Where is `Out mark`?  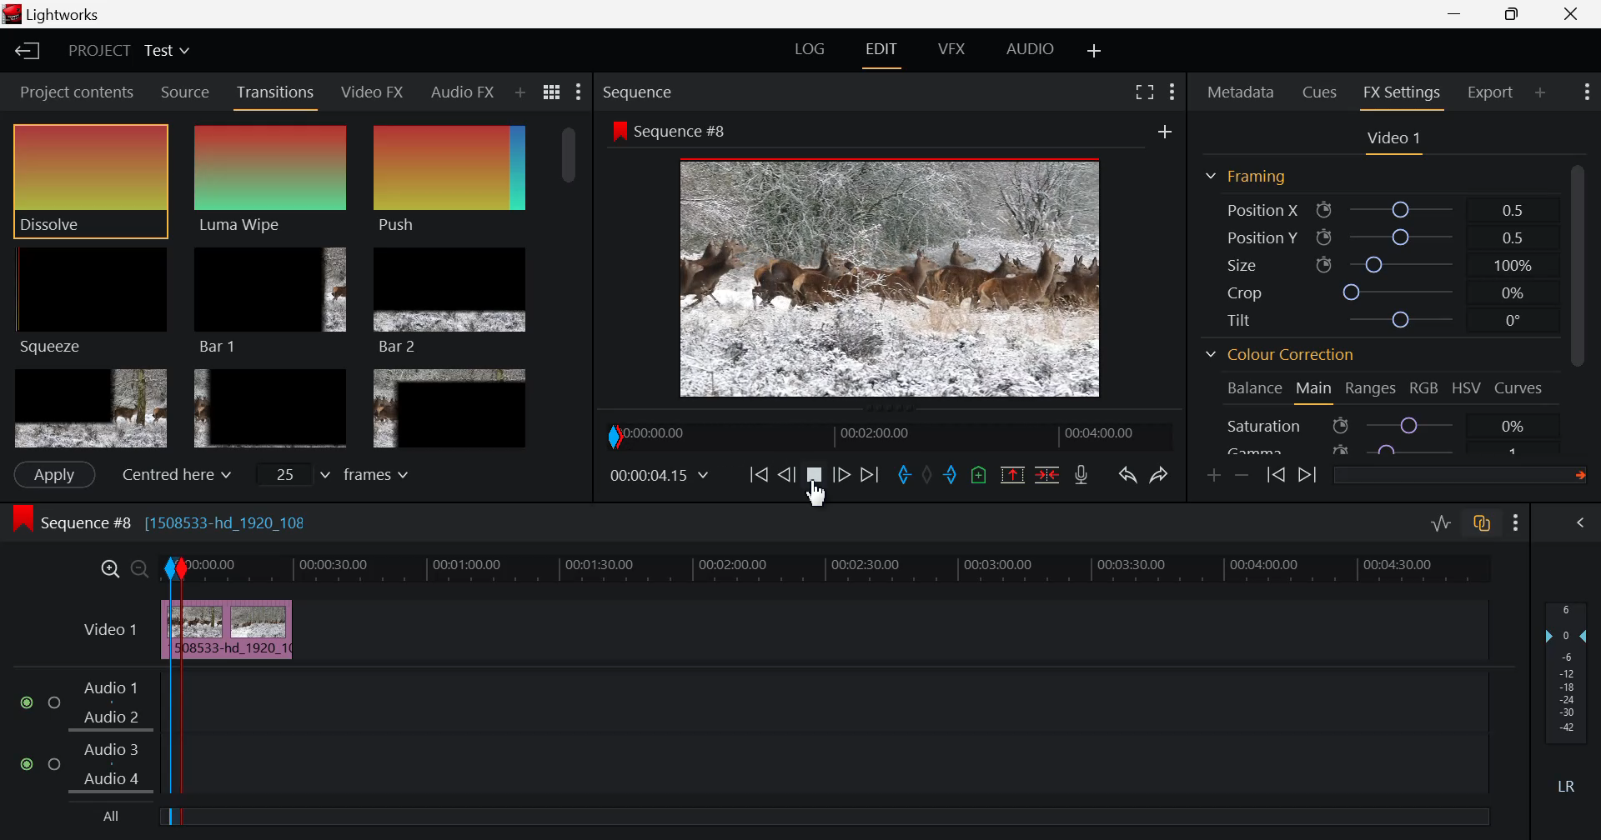 Out mark is located at coordinates (951, 476).